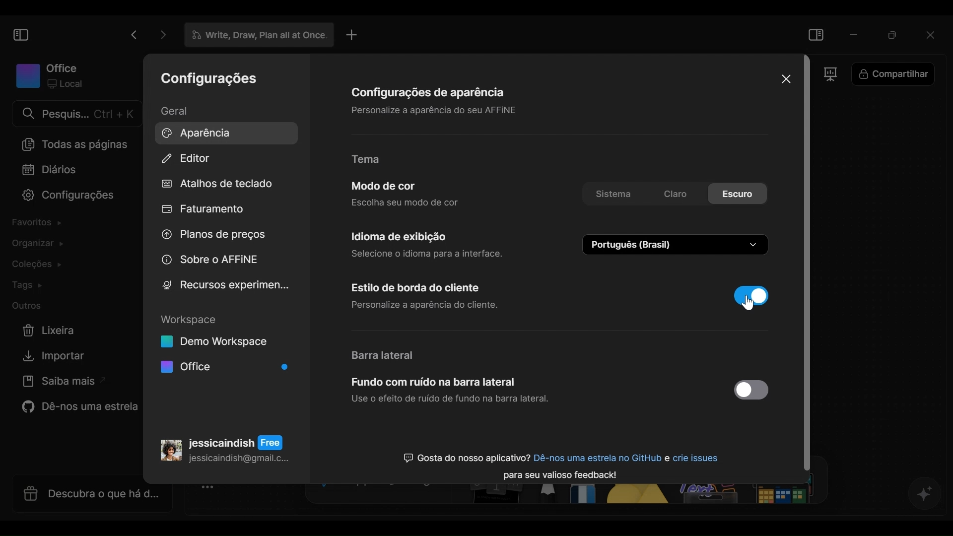  Describe the element at coordinates (223, 133) in the screenshot. I see `Appearance` at that location.